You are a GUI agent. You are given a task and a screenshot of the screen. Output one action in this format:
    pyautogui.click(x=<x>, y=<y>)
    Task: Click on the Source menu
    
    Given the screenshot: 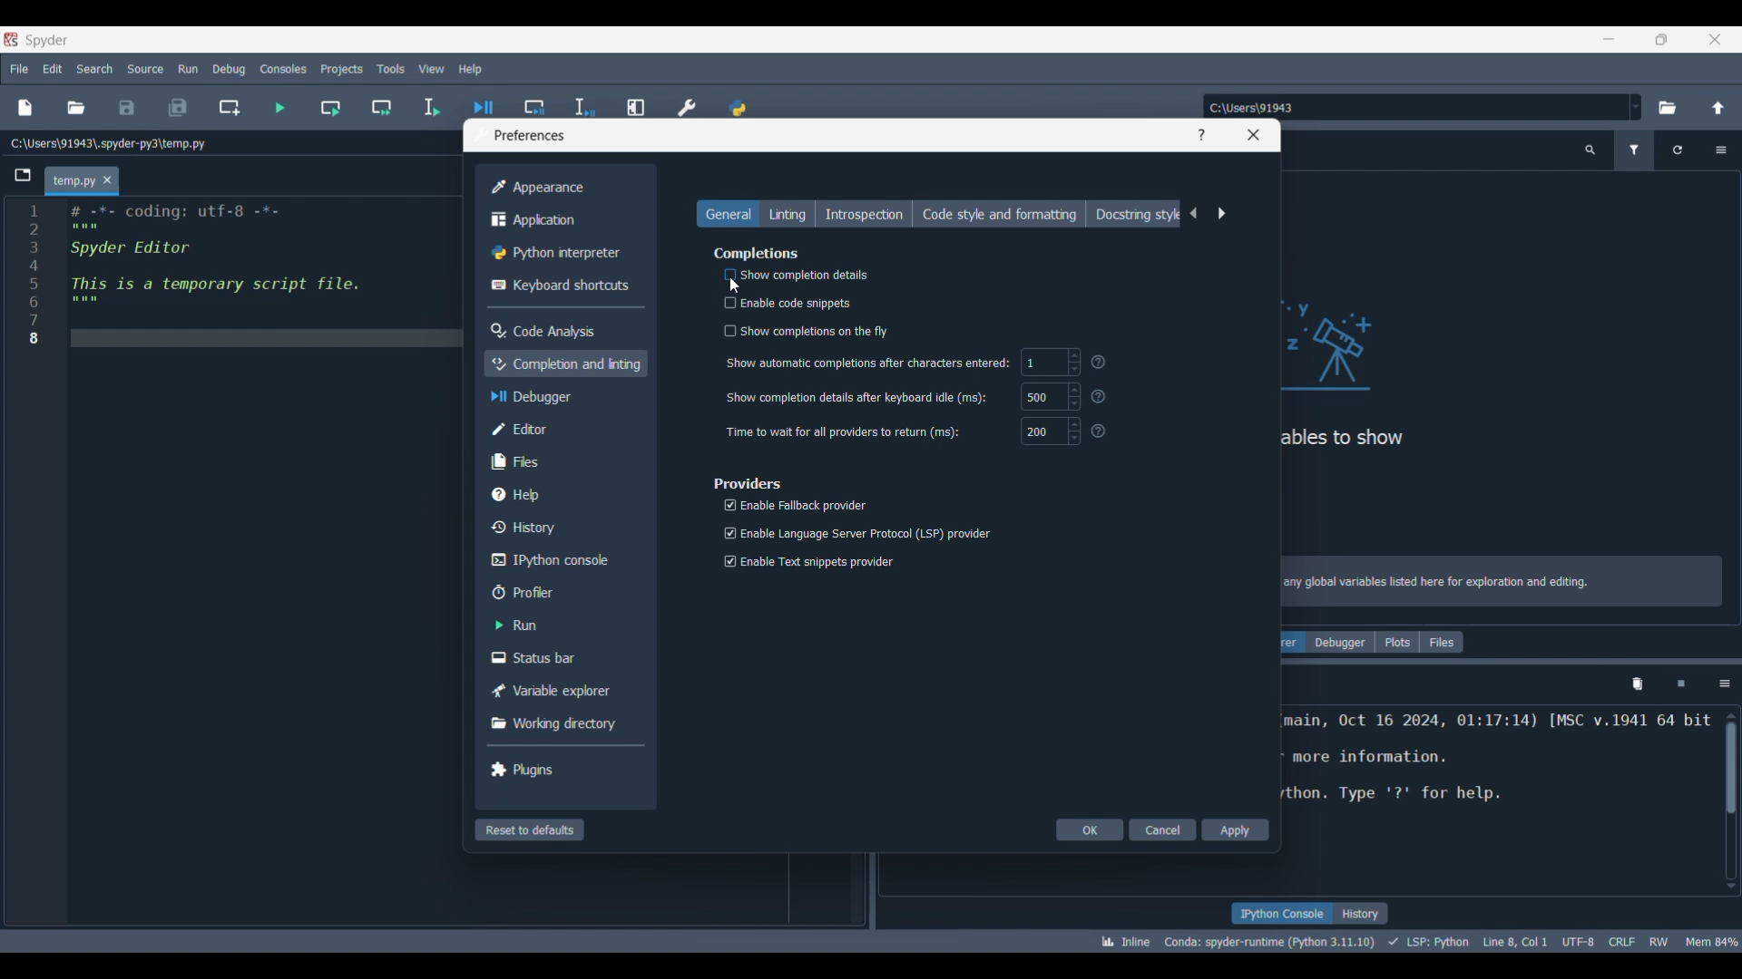 What is the action you would take?
    pyautogui.click(x=146, y=69)
    